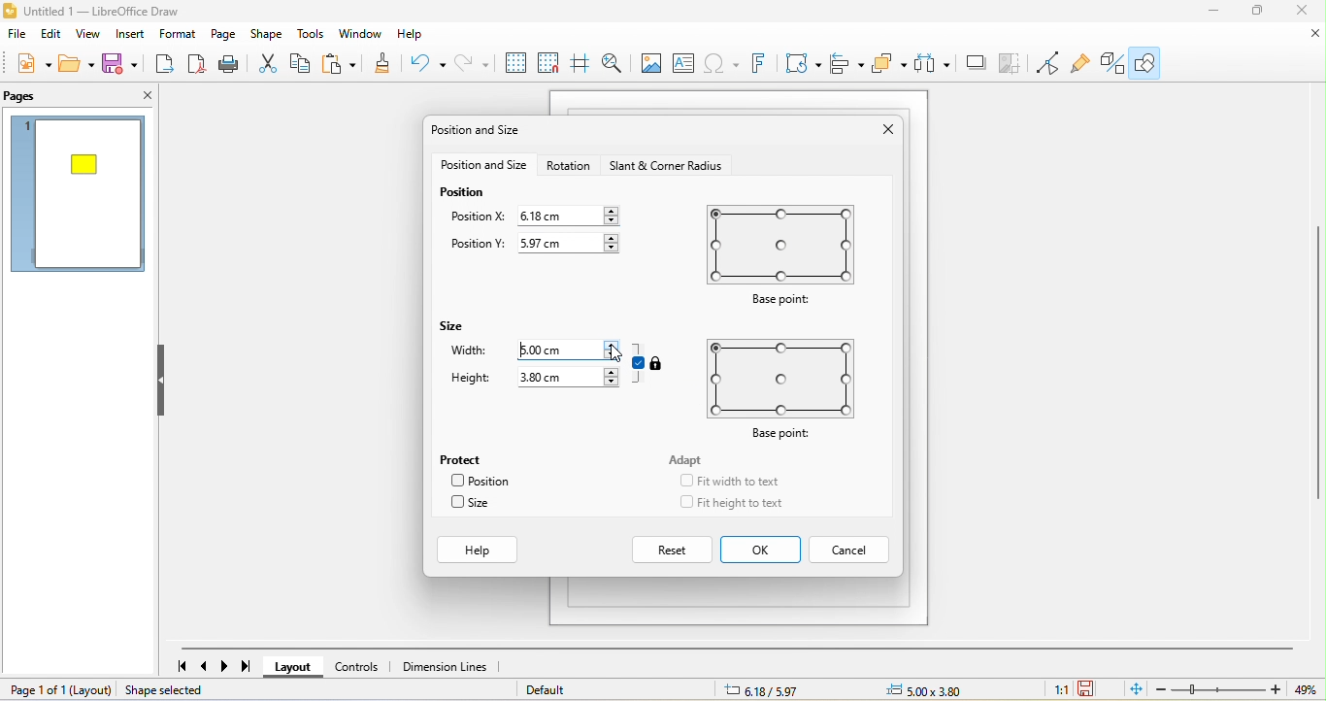 The width and height of the screenshot is (1326, 701). What do you see at coordinates (572, 167) in the screenshot?
I see `rotation` at bounding box center [572, 167].